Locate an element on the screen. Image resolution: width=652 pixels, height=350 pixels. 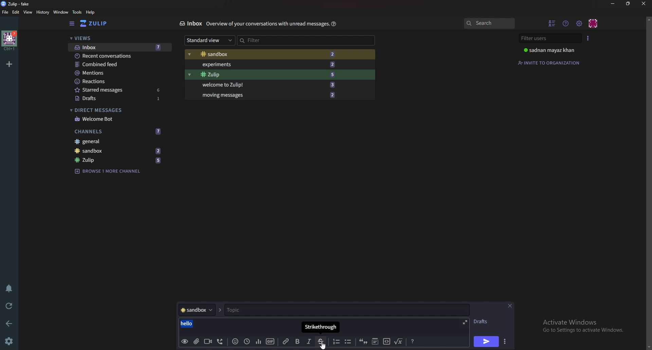
Welcome to Zulip is located at coordinates (268, 85).